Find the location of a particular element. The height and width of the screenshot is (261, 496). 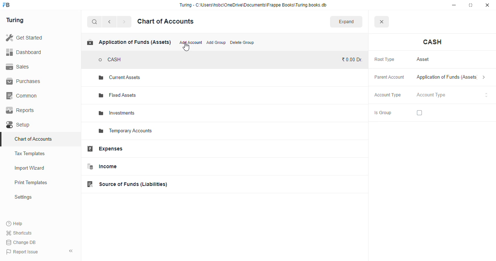

checkbox is located at coordinates (419, 113).